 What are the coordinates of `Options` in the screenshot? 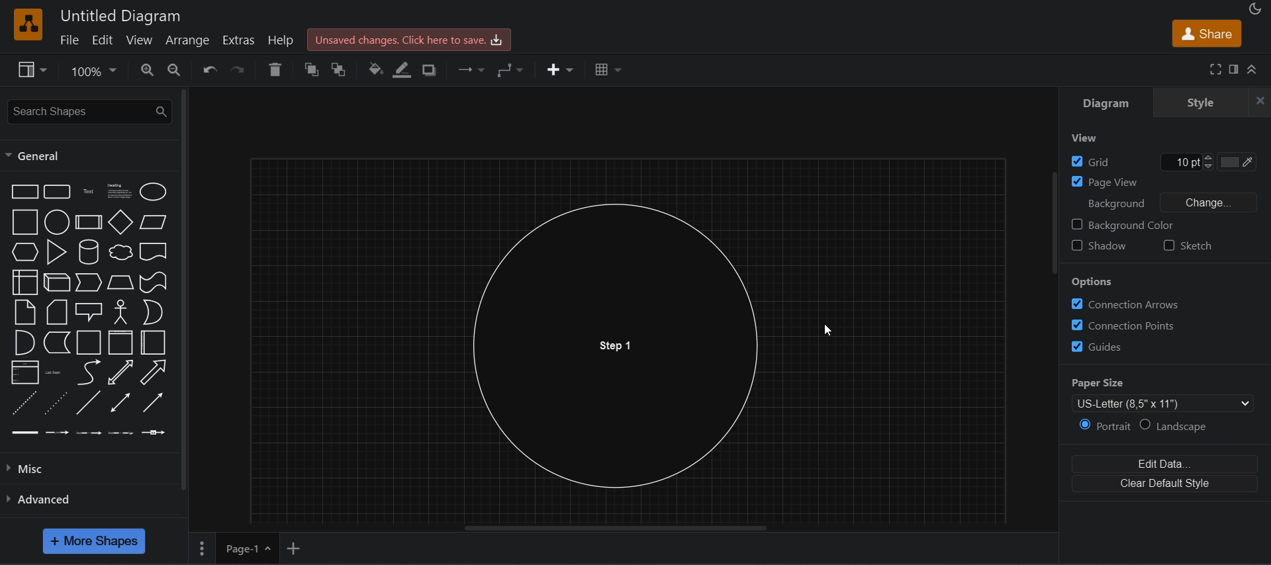 It's located at (1092, 282).